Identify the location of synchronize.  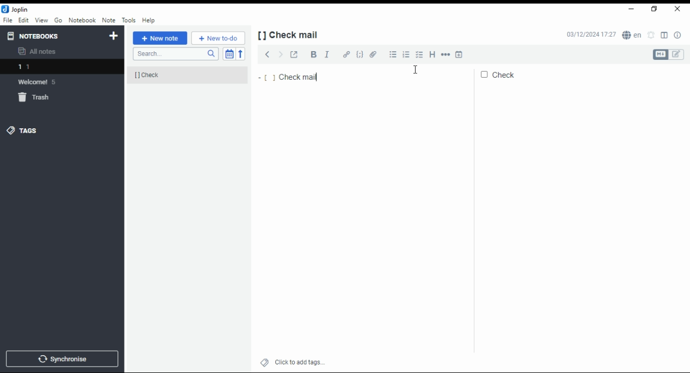
(63, 359).